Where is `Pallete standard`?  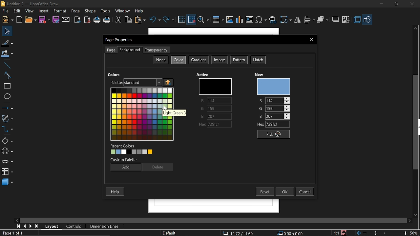
Pallete standard is located at coordinates (143, 82).